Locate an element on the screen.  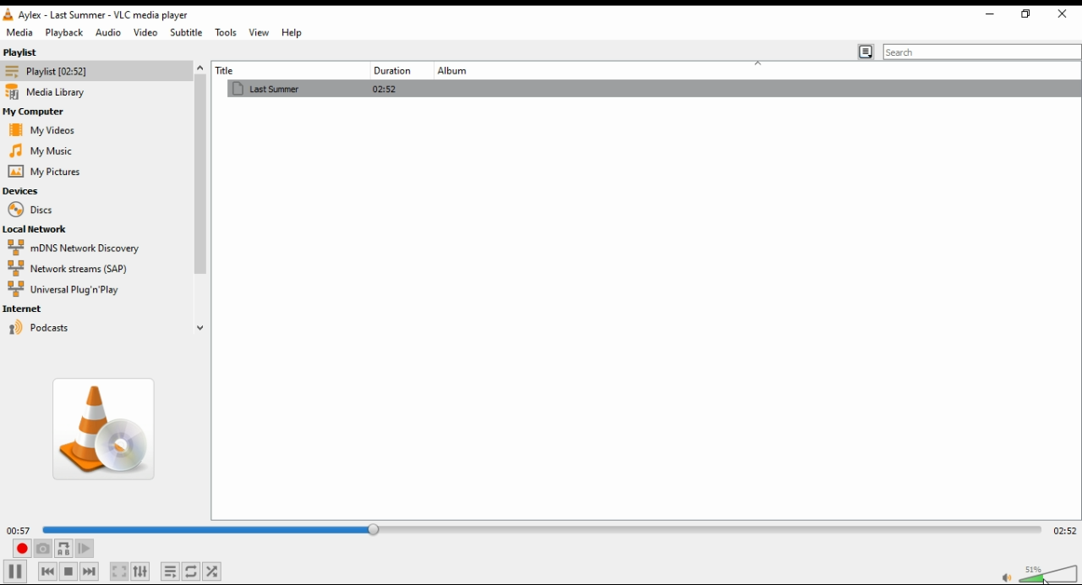
minimize is located at coordinates (988, 13).